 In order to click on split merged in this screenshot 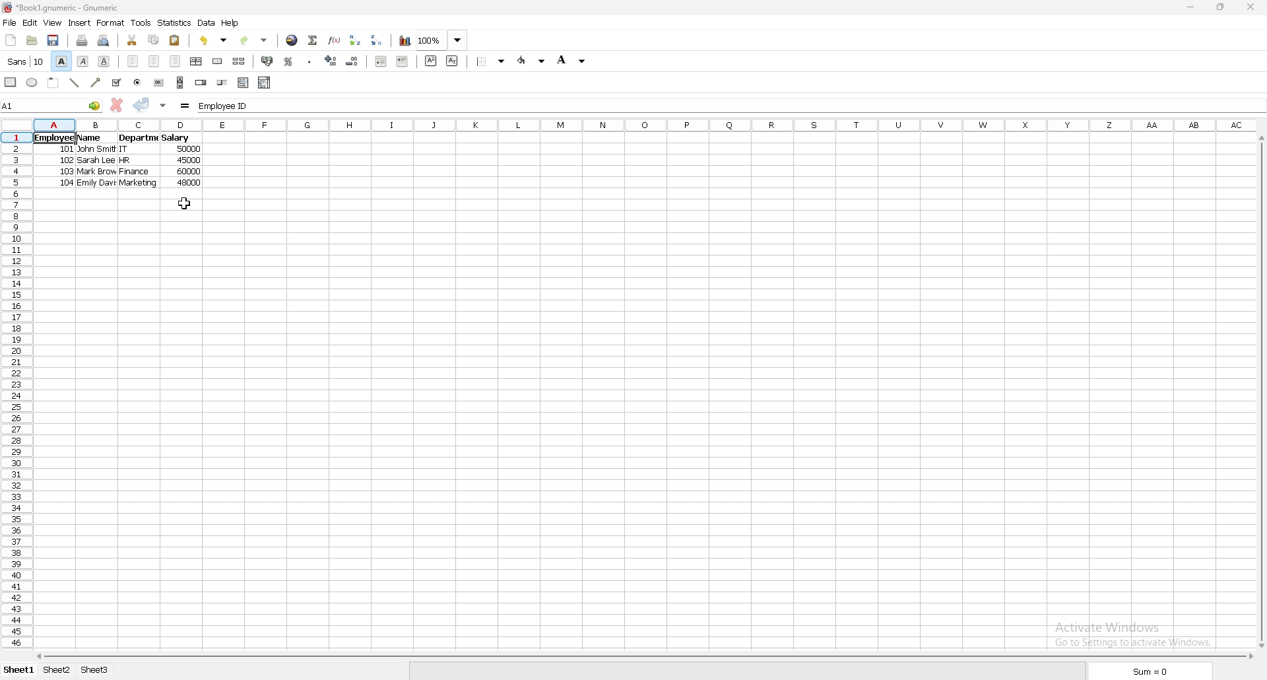, I will do `click(240, 60)`.